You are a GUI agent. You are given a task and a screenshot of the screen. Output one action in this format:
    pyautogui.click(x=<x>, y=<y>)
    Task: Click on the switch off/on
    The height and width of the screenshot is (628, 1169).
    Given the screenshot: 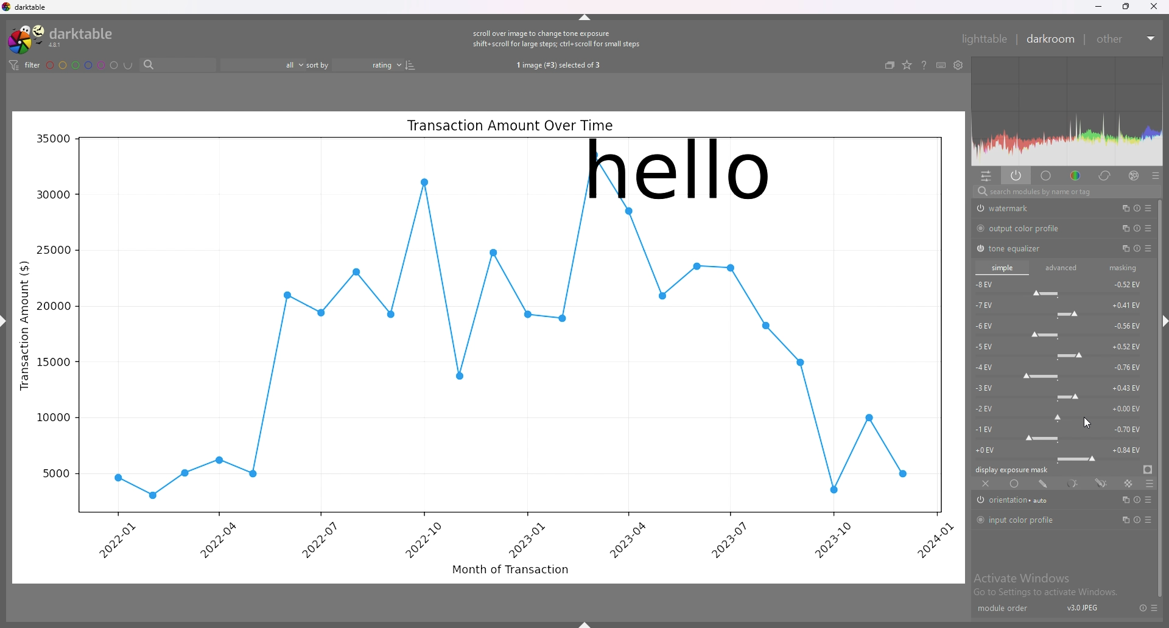 What is the action you would take?
    pyautogui.click(x=980, y=520)
    